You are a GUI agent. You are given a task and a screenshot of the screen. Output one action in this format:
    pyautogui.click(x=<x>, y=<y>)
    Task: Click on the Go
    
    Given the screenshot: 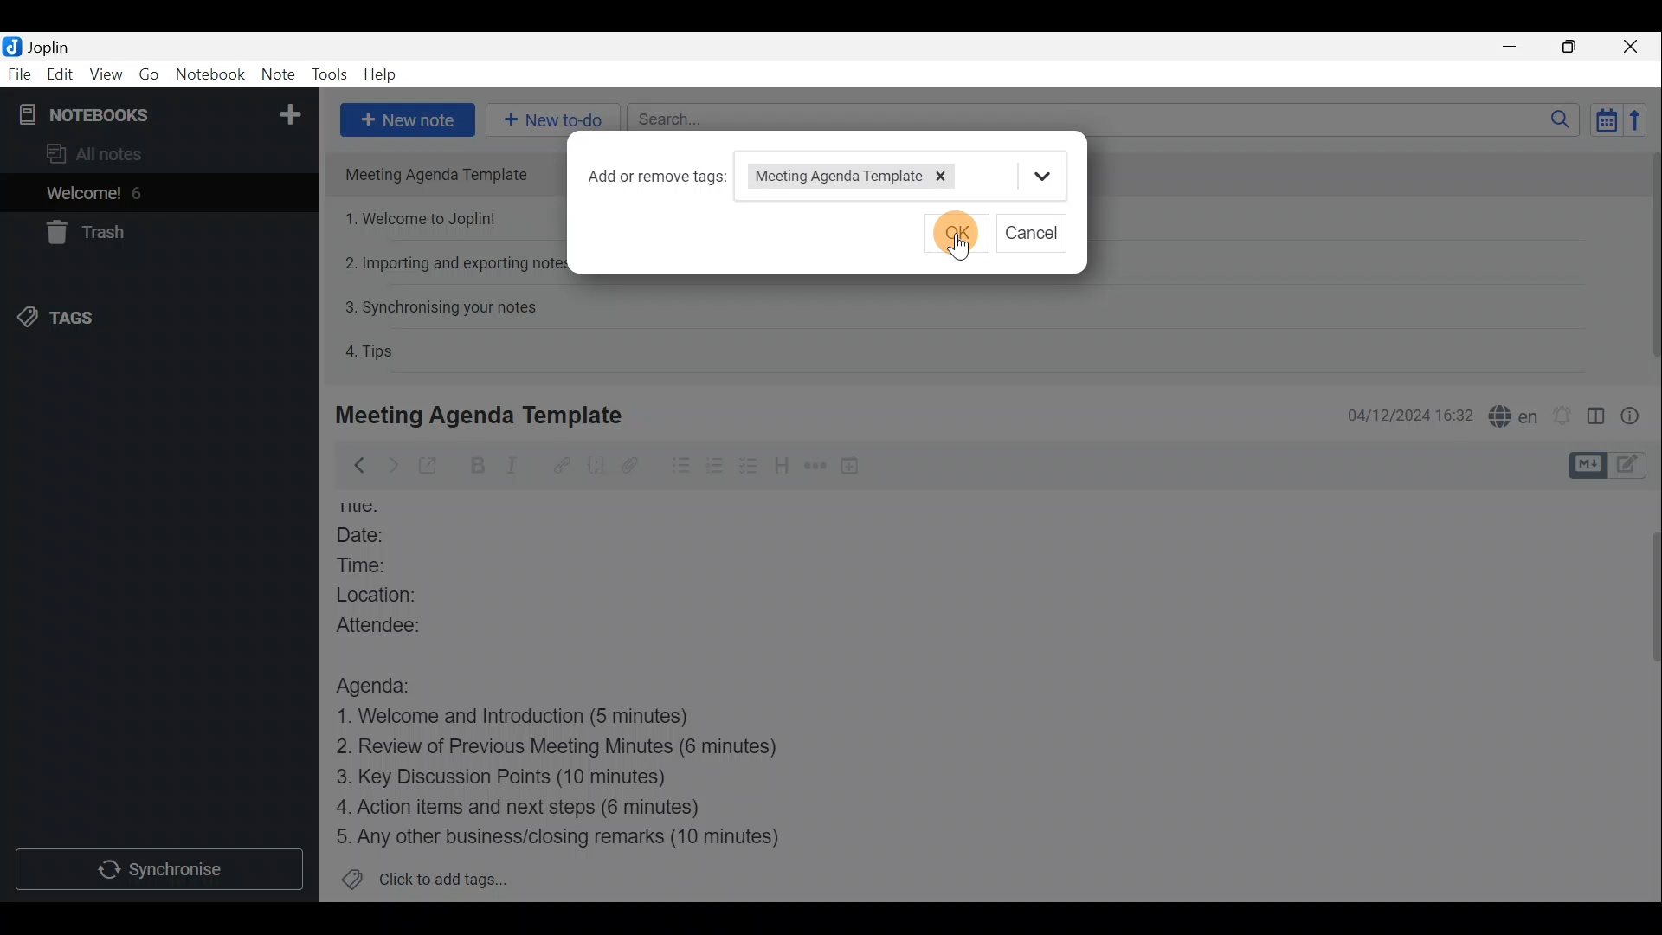 What is the action you would take?
    pyautogui.click(x=148, y=74)
    